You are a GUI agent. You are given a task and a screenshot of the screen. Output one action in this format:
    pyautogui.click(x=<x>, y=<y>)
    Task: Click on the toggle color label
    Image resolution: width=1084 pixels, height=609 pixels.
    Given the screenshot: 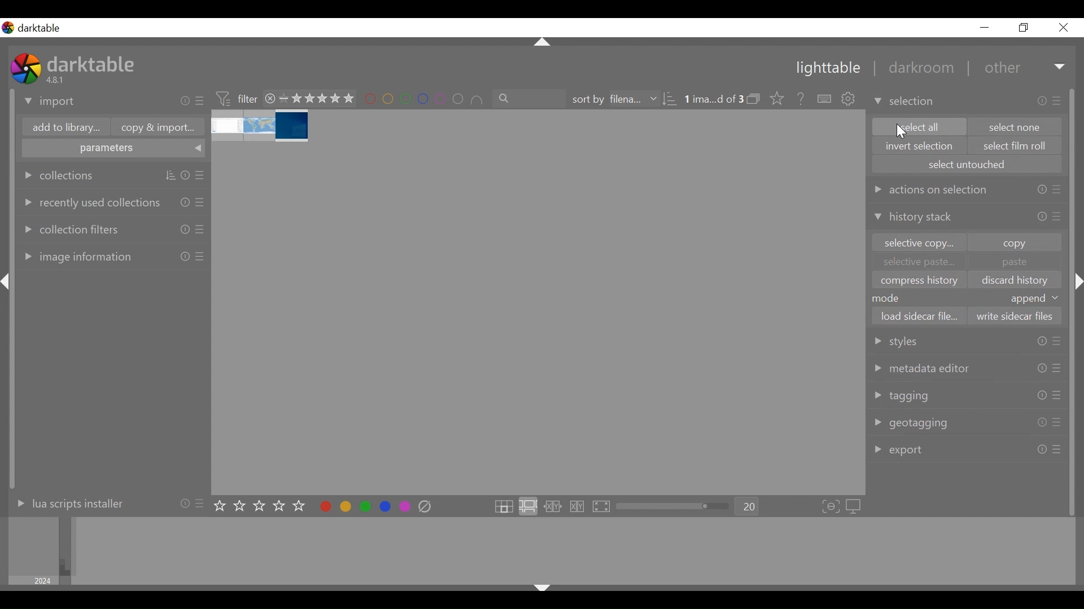 What is the action you would take?
    pyautogui.click(x=362, y=506)
    